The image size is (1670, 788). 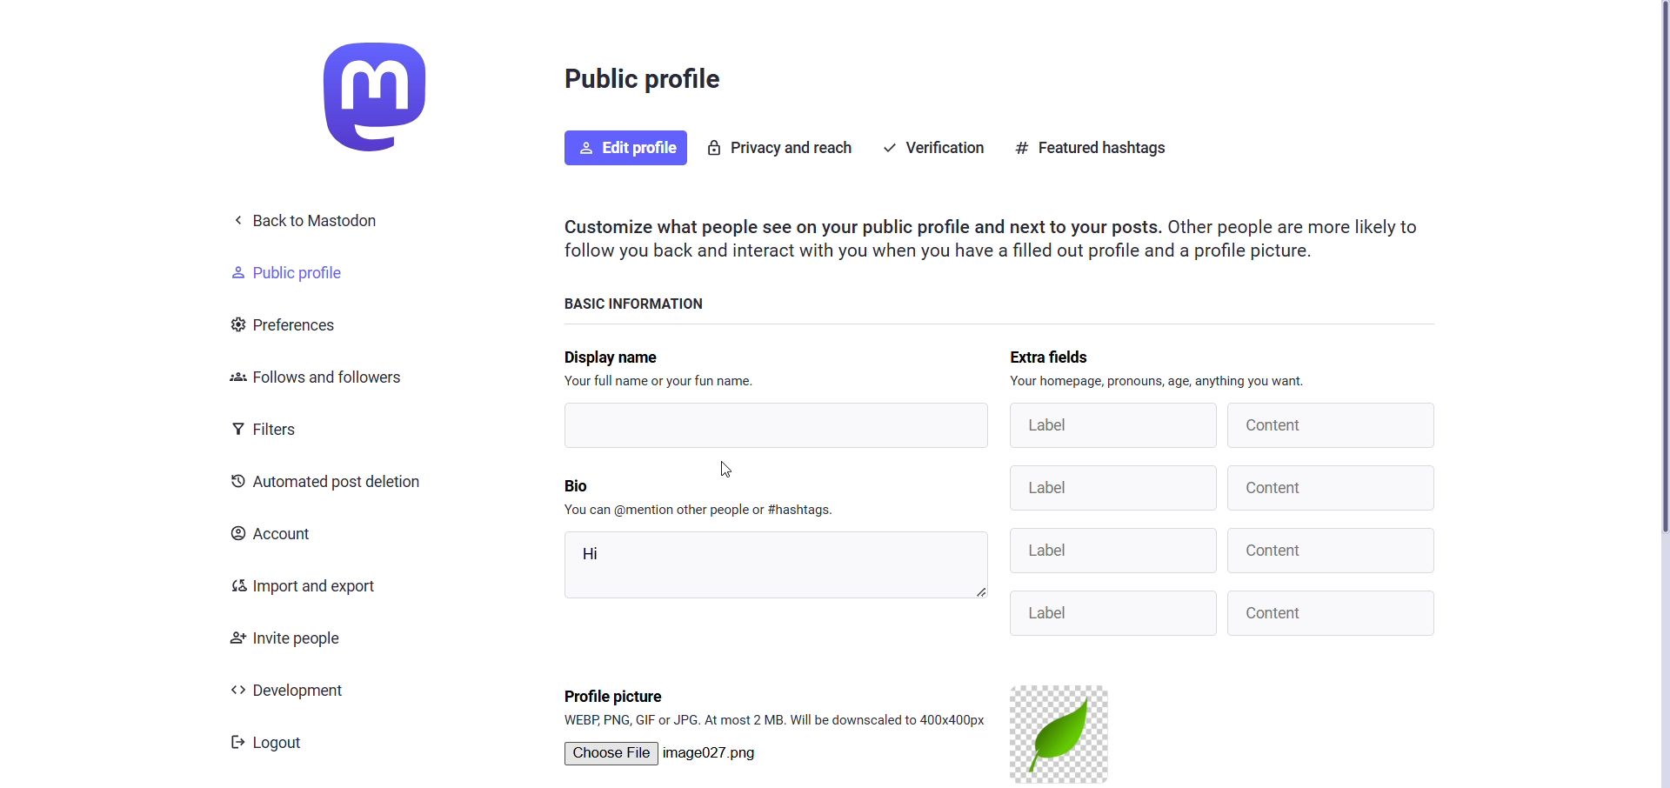 What do you see at coordinates (1330, 425) in the screenshot?
I see `content` at bounding box center [1330, 425].